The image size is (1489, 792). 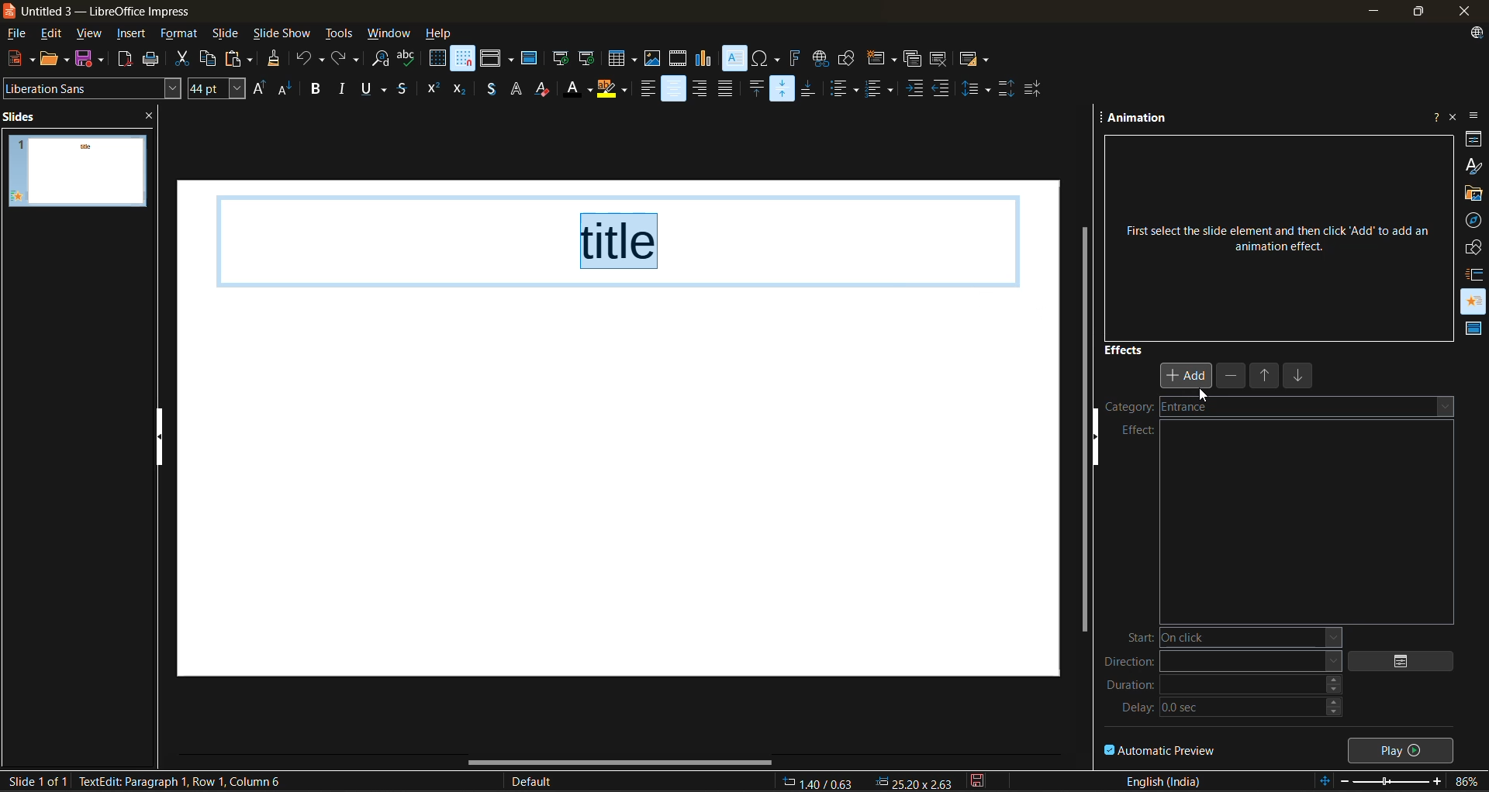 What do you see at coordinates (390, 35) in the screenshot?
I see `window` at bounding box center [390, 35].